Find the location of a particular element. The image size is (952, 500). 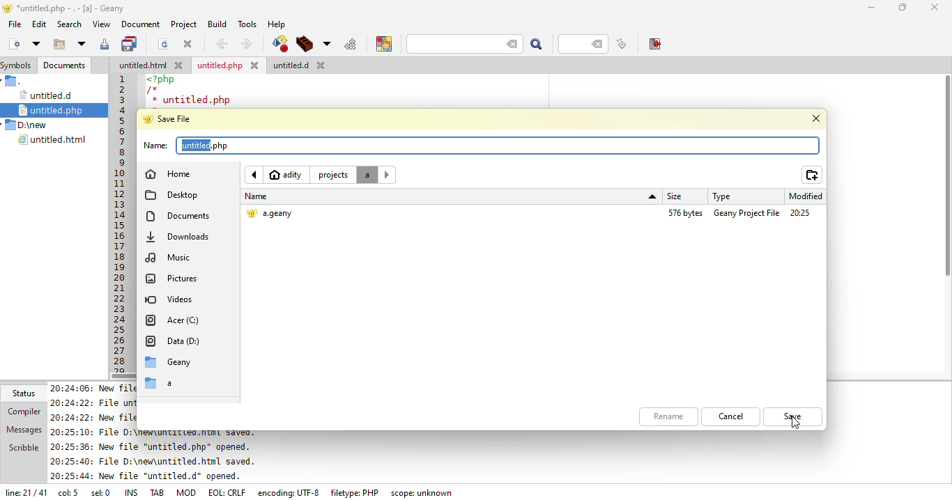

rename is located at coordinates (673, 416).